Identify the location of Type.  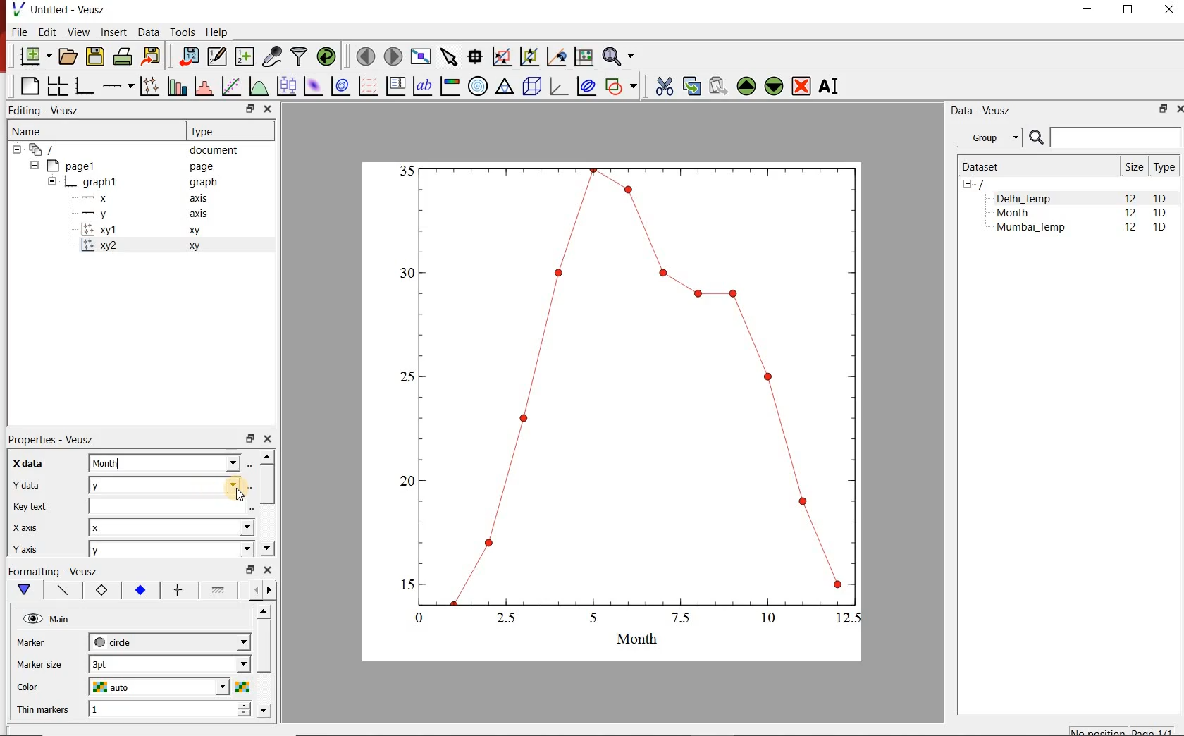
(1164, 166).